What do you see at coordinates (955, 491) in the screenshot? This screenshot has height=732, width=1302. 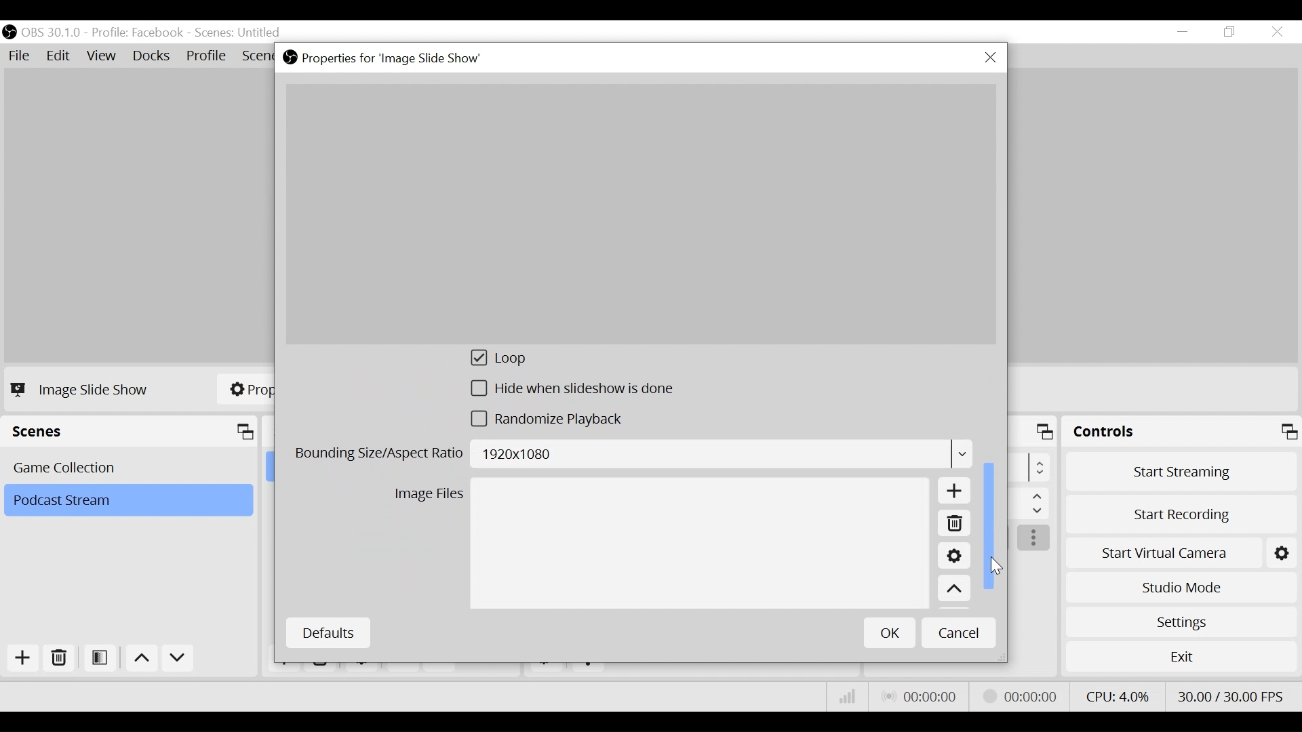 I see `Add` at bounding box center [955, 491].